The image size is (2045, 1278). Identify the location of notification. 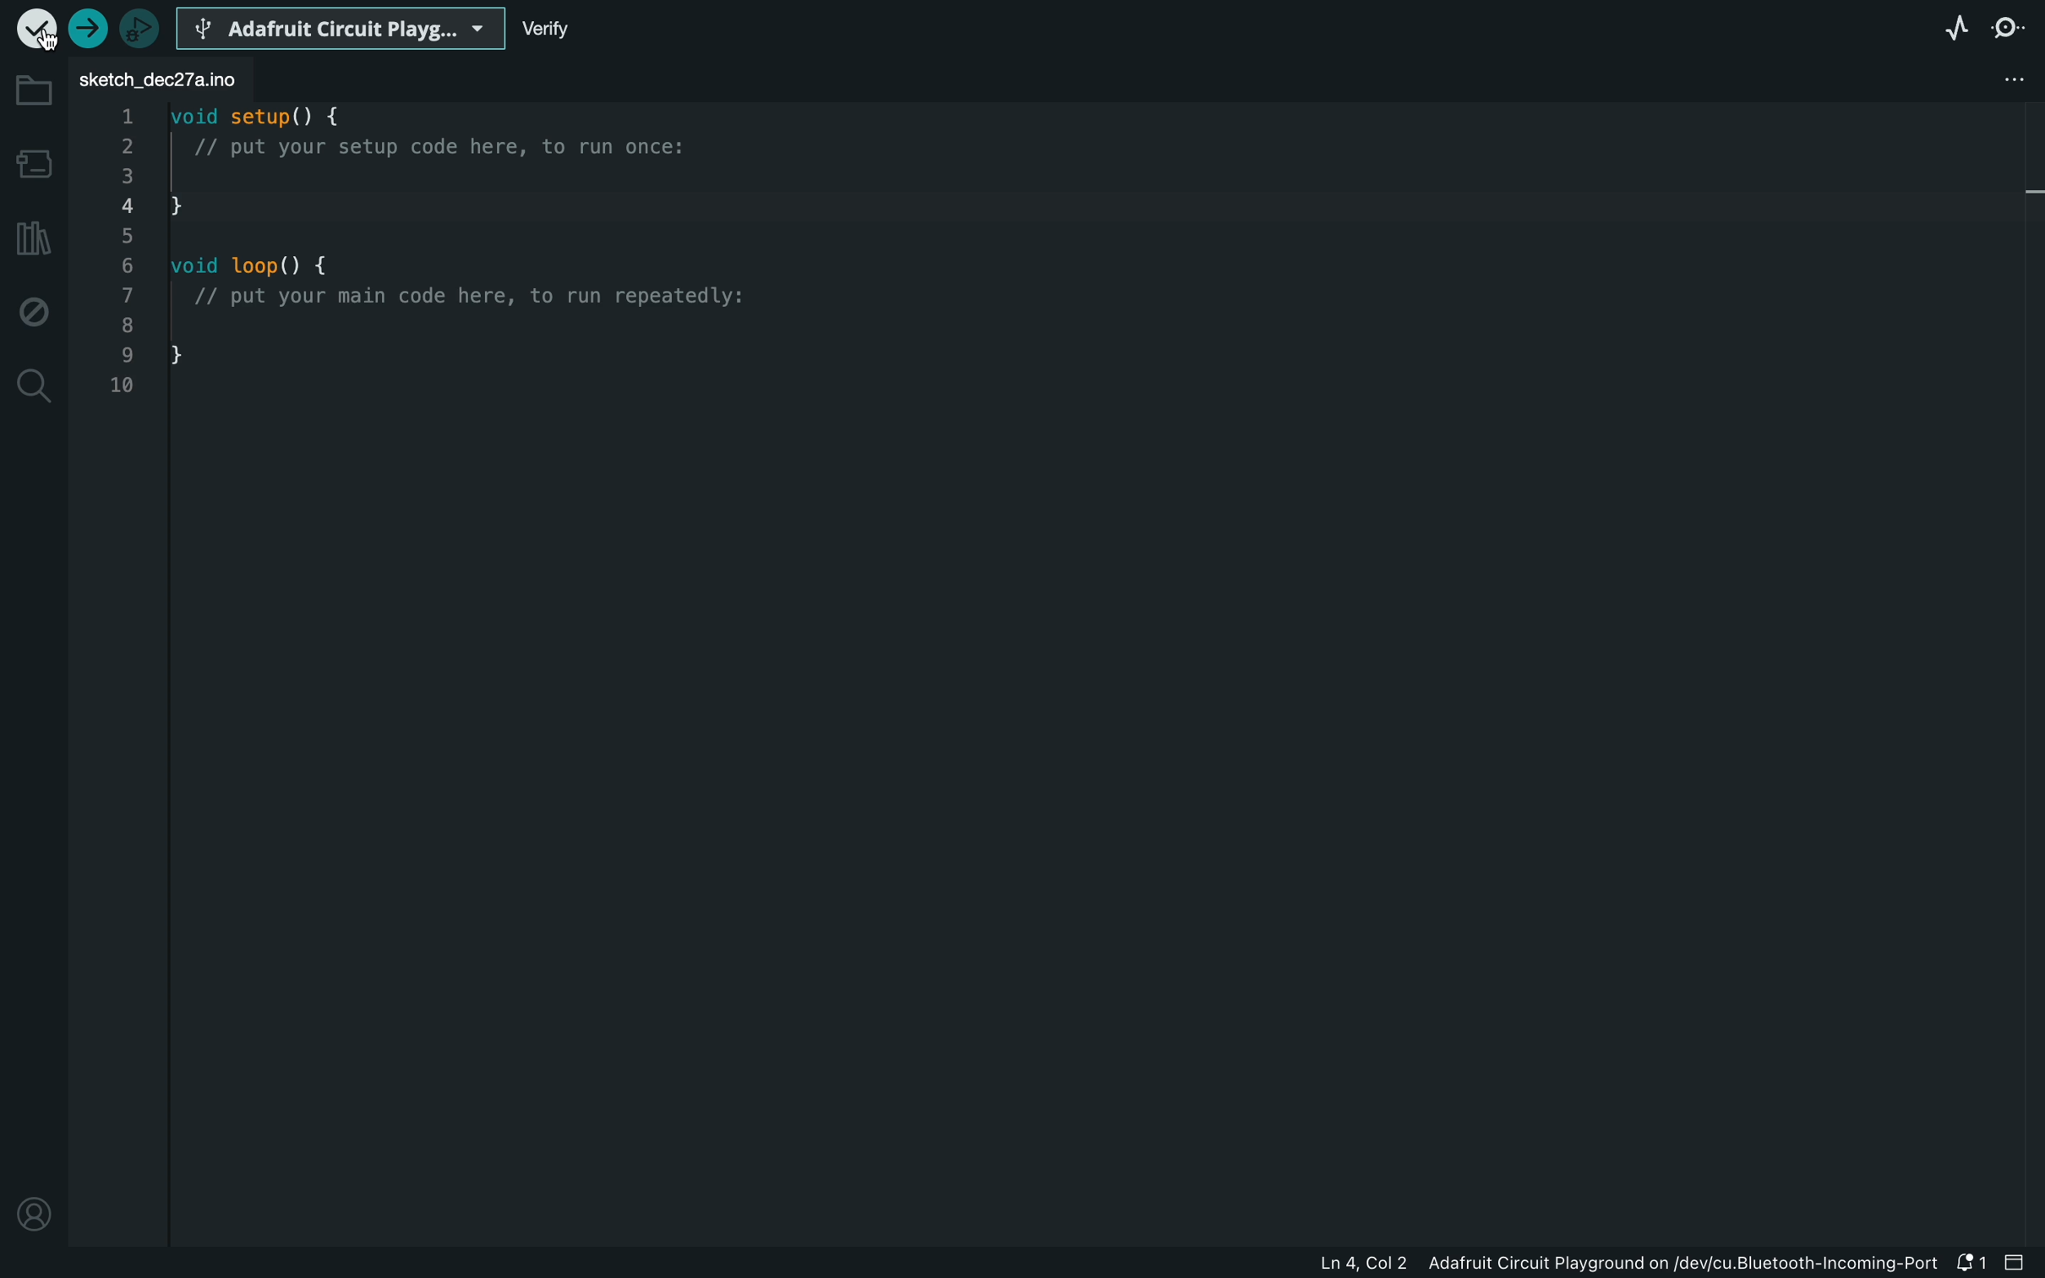
(1970, 1263).